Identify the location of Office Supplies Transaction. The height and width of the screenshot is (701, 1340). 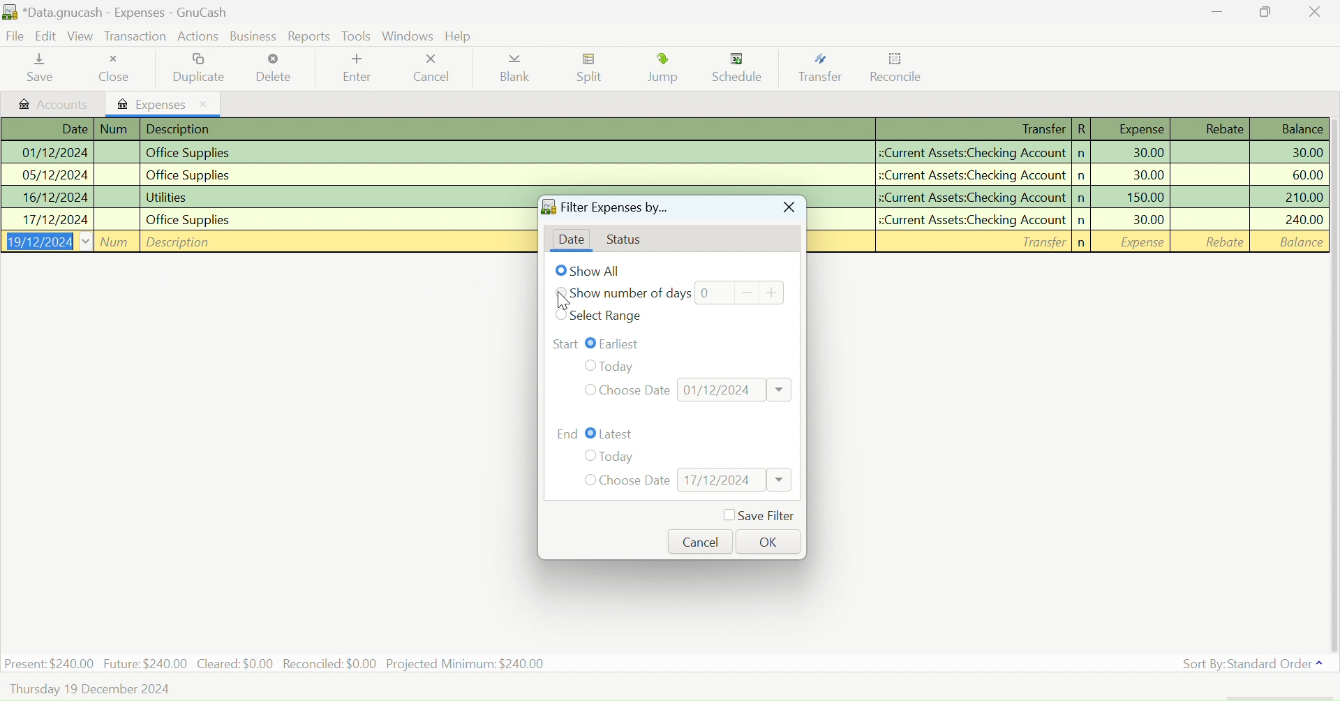
(663, 175).